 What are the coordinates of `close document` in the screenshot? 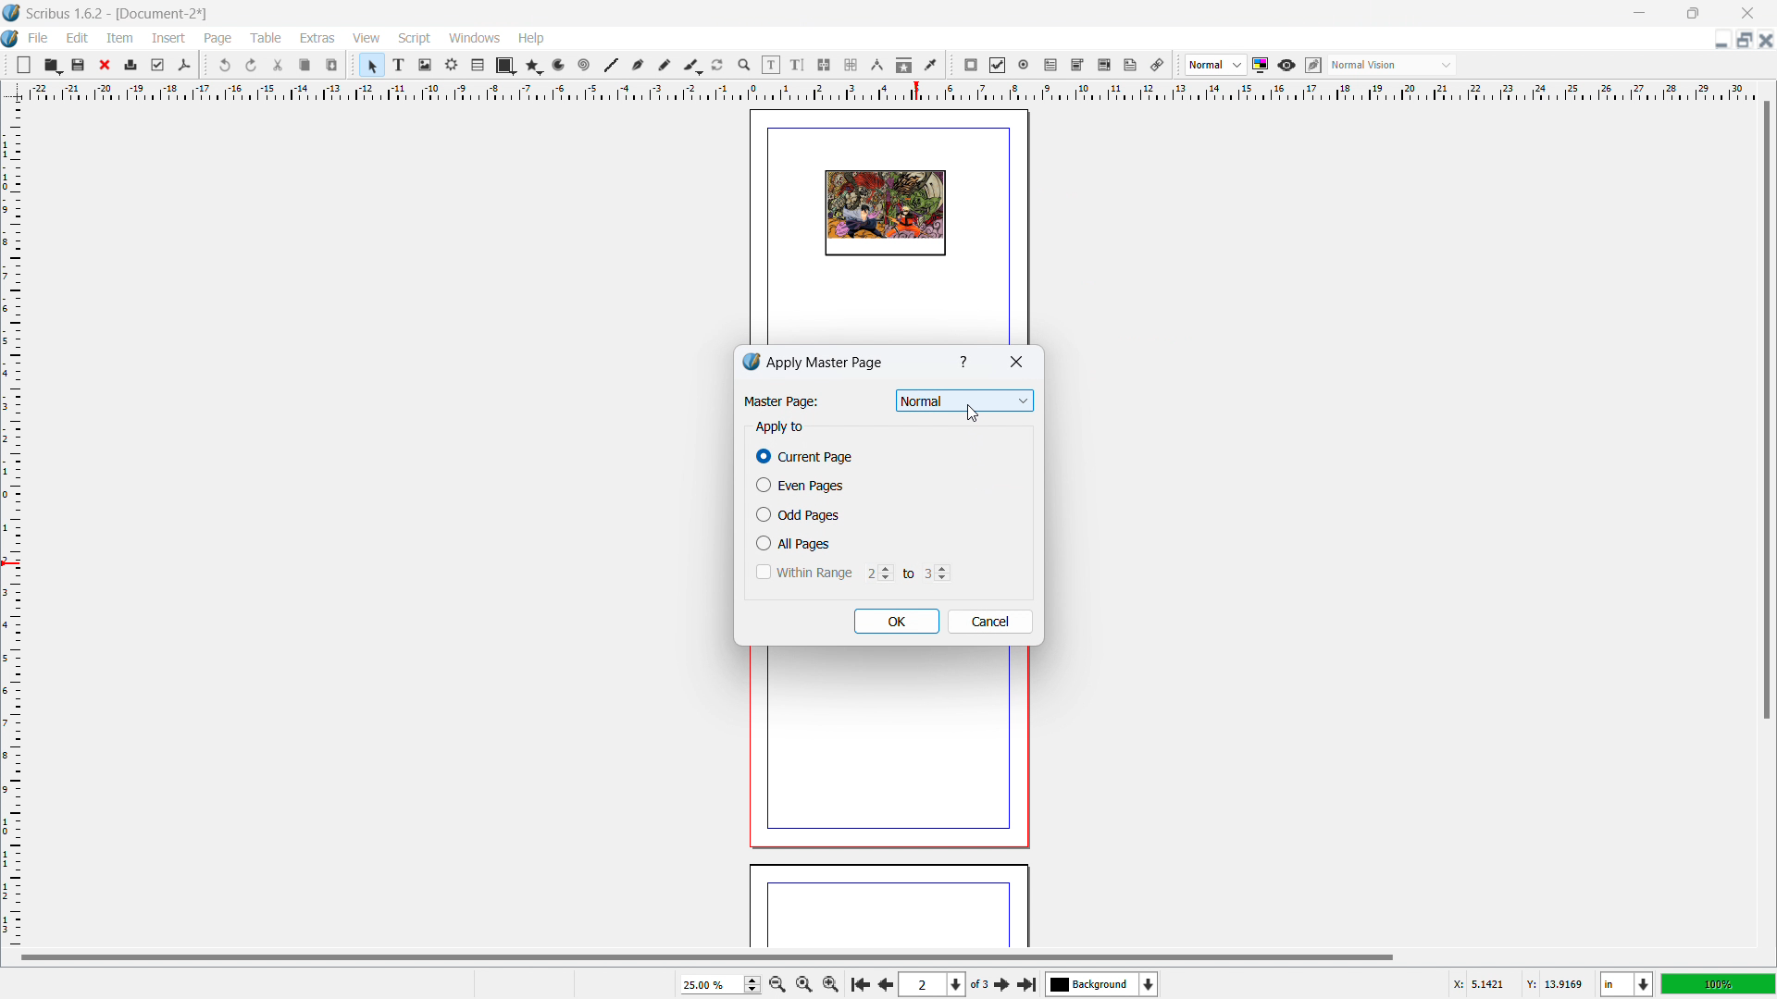 It's located at (1766, 40).